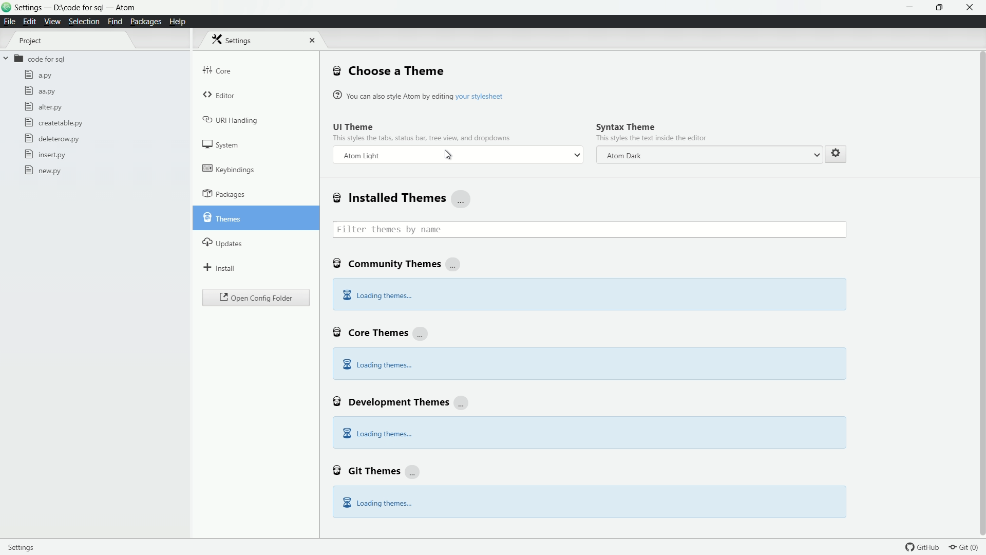 The height and width of the screenshot is (555, 986). I want to click on edit menu, so click(30, 22).